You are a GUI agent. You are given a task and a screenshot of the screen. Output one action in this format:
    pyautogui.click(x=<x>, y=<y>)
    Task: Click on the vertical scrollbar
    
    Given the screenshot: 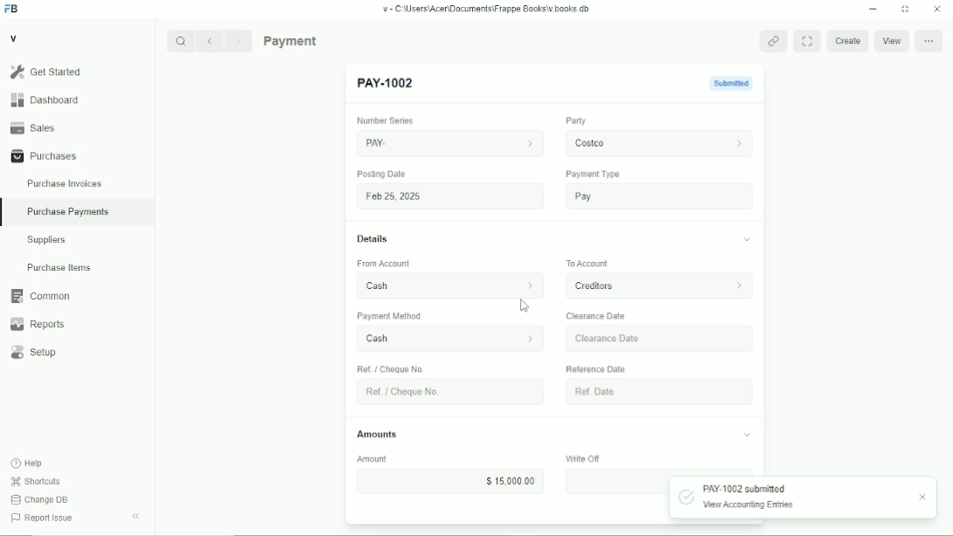 What is the action you would take?
    pyautogui.click(x=760, y=256)
    